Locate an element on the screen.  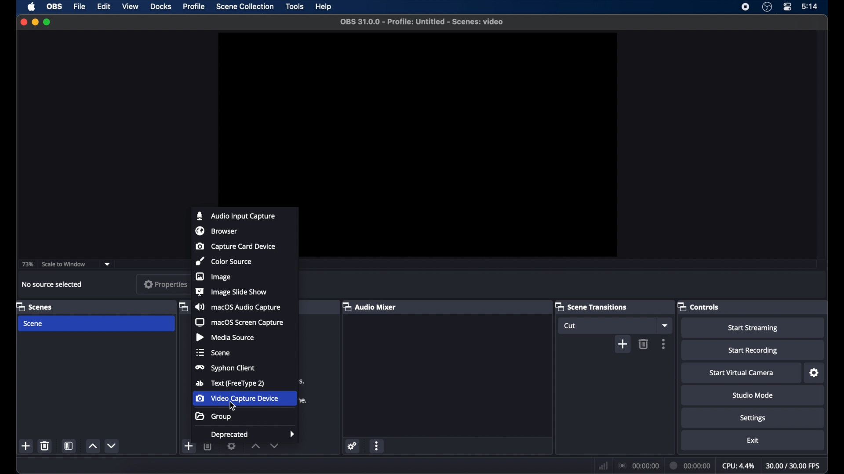
audiomixer is located at coordinates (369, 306).